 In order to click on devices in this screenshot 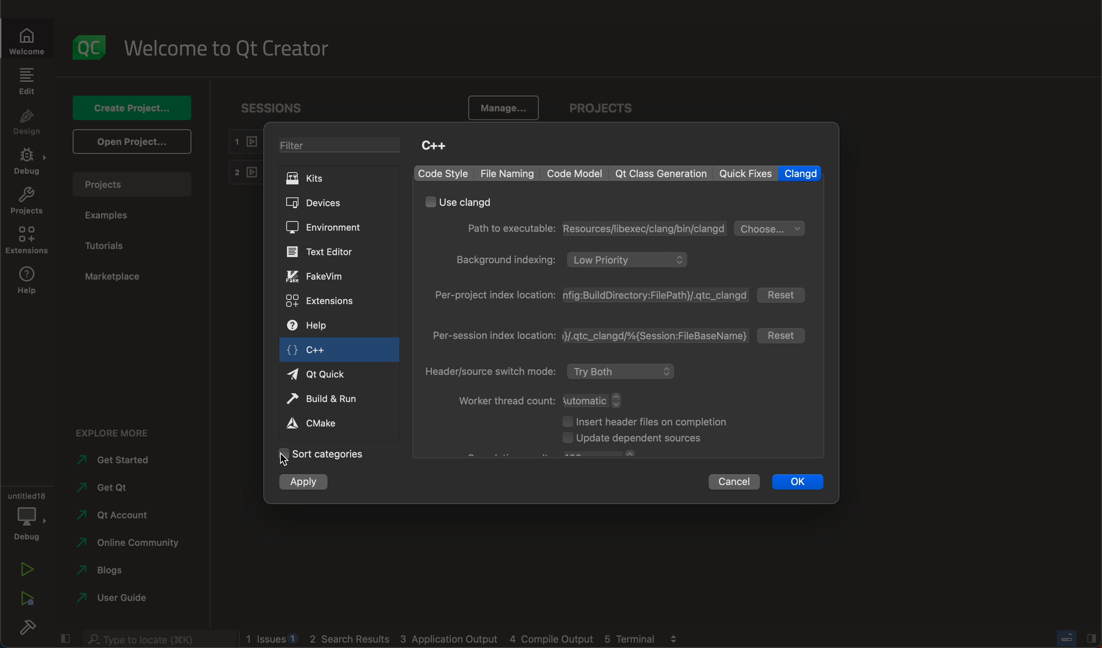, I will do `click(325, 203)`.